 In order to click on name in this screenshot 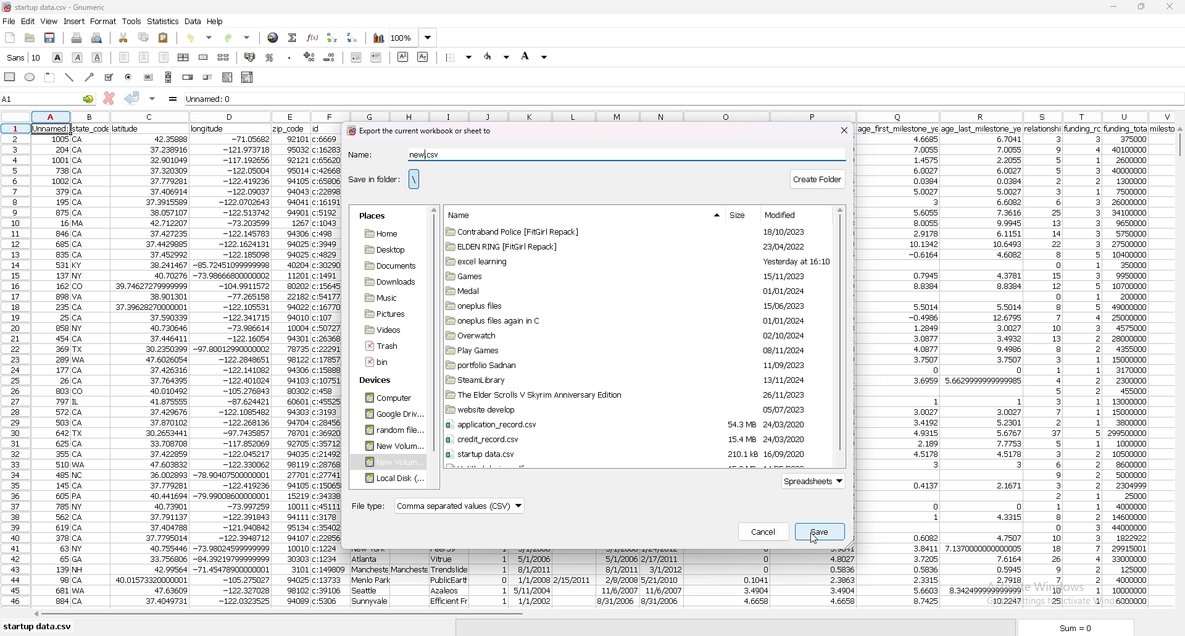, I will do `click(372, 154)`.